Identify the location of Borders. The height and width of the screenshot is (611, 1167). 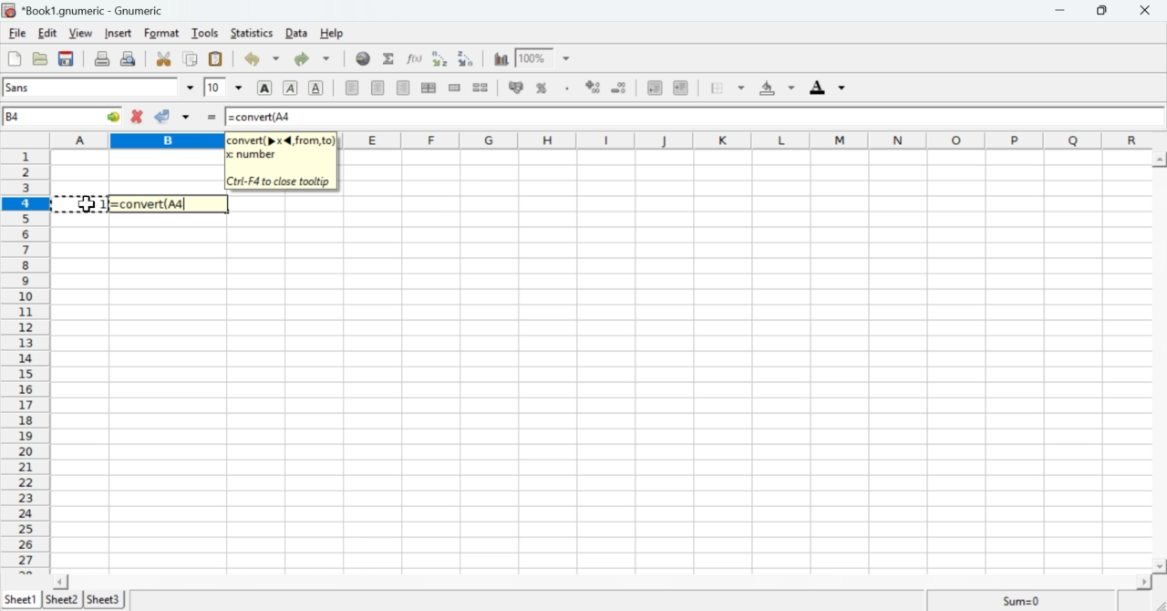
(727, 88).